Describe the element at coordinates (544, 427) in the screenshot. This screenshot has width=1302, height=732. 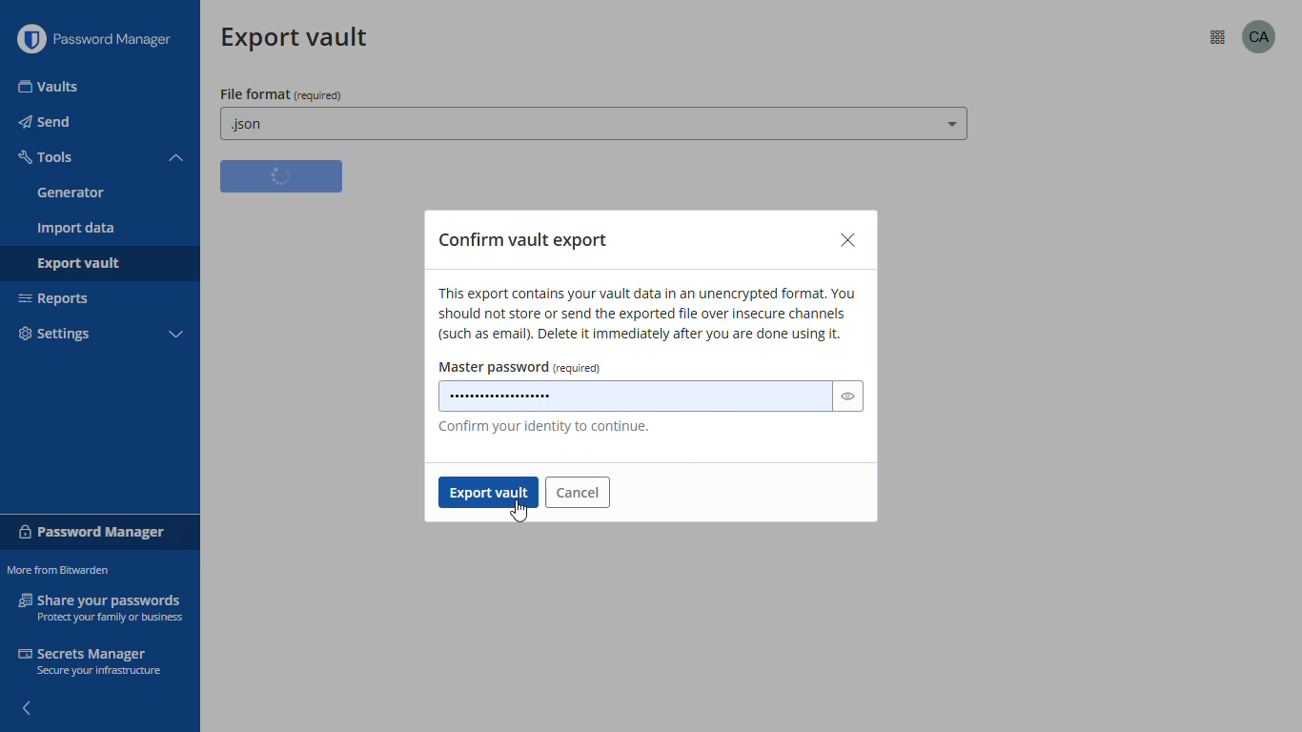
I see `confirm your identity to continue` at that location.